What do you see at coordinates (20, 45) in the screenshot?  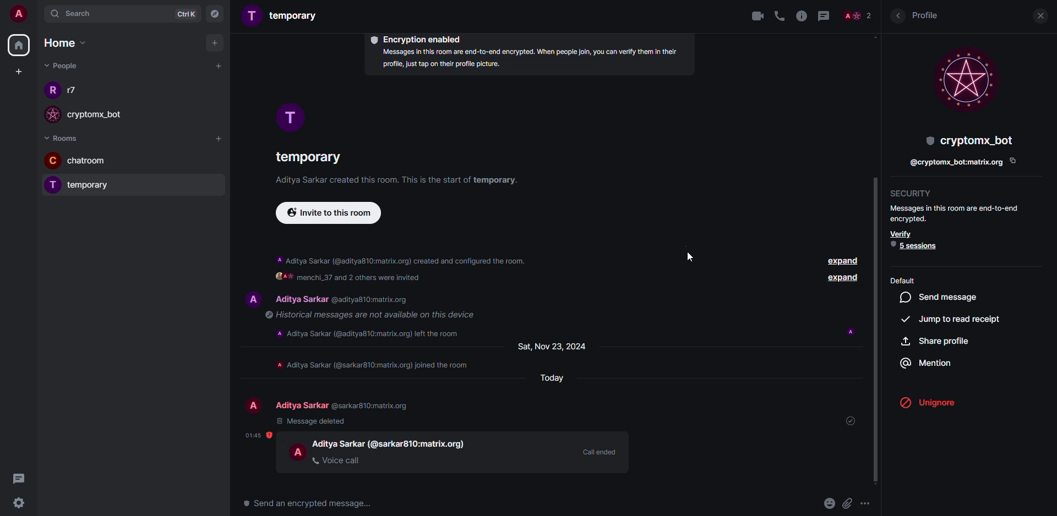 I see `home` at bounding box center [20, 45].